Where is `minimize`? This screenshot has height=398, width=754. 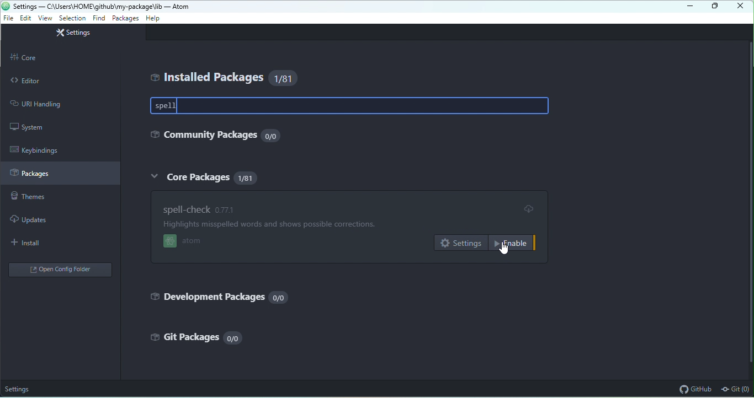
minimize is located at coordinates (687, 7).